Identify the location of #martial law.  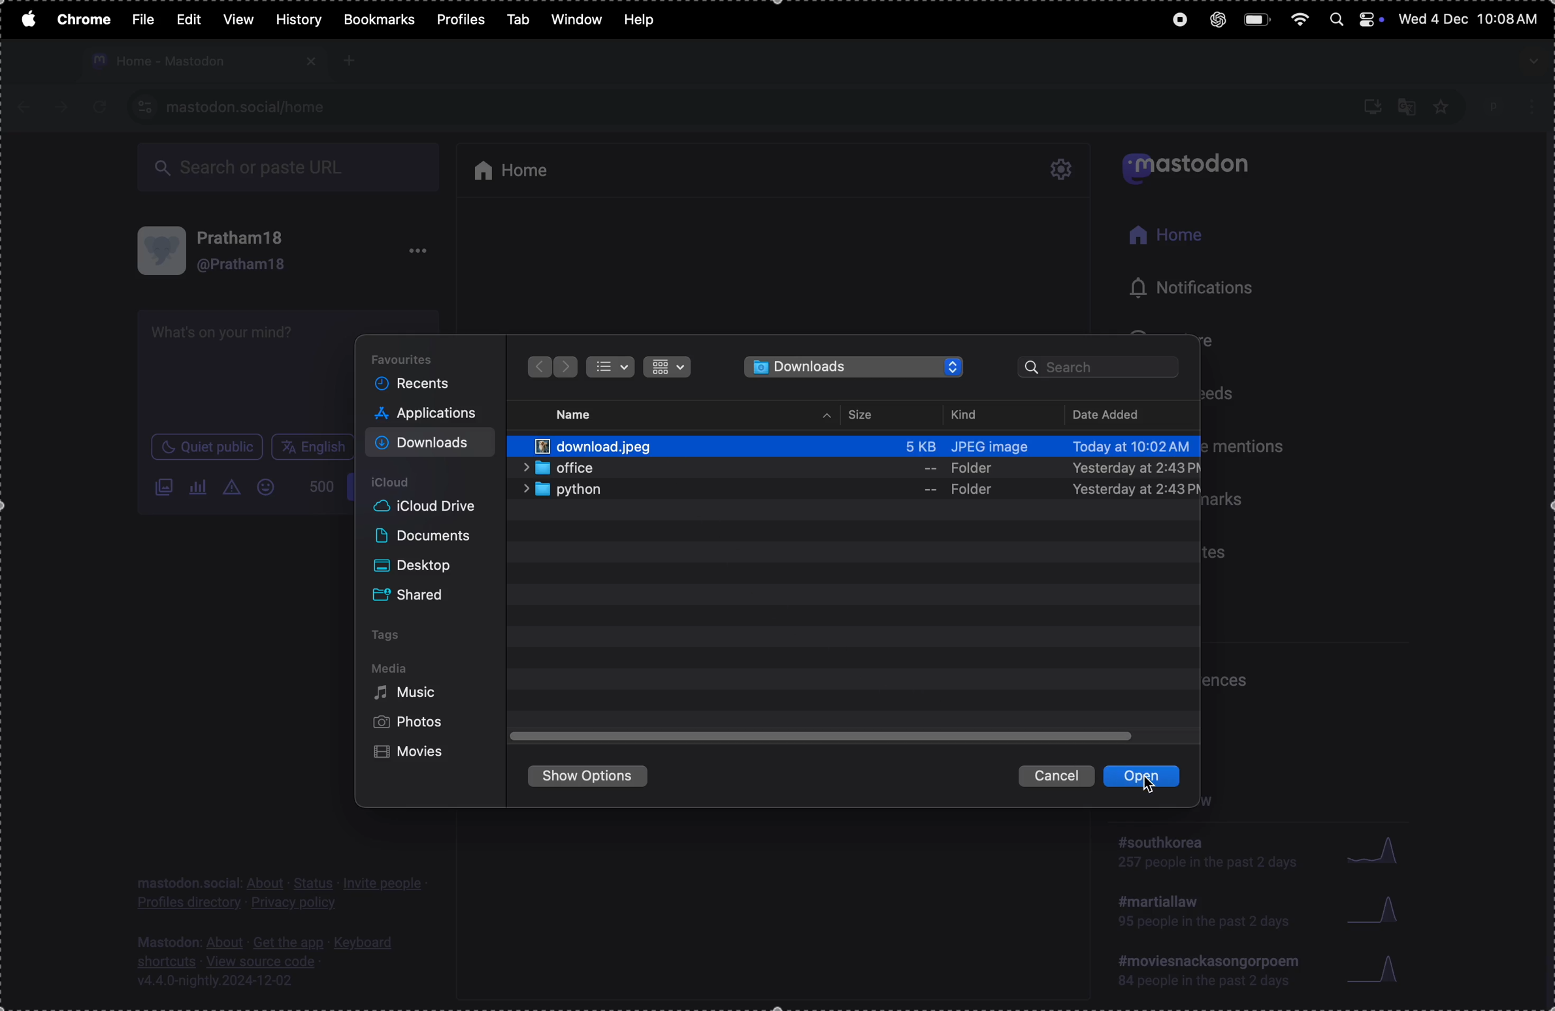
(1197, 916).